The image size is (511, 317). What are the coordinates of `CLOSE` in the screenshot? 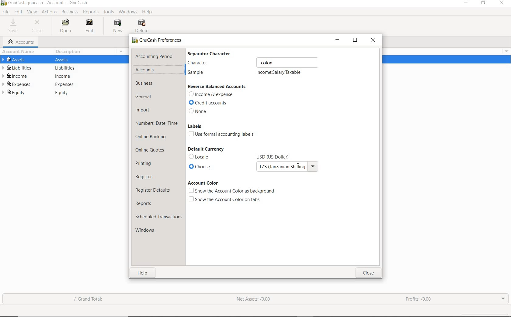 It's located at (38, 26).